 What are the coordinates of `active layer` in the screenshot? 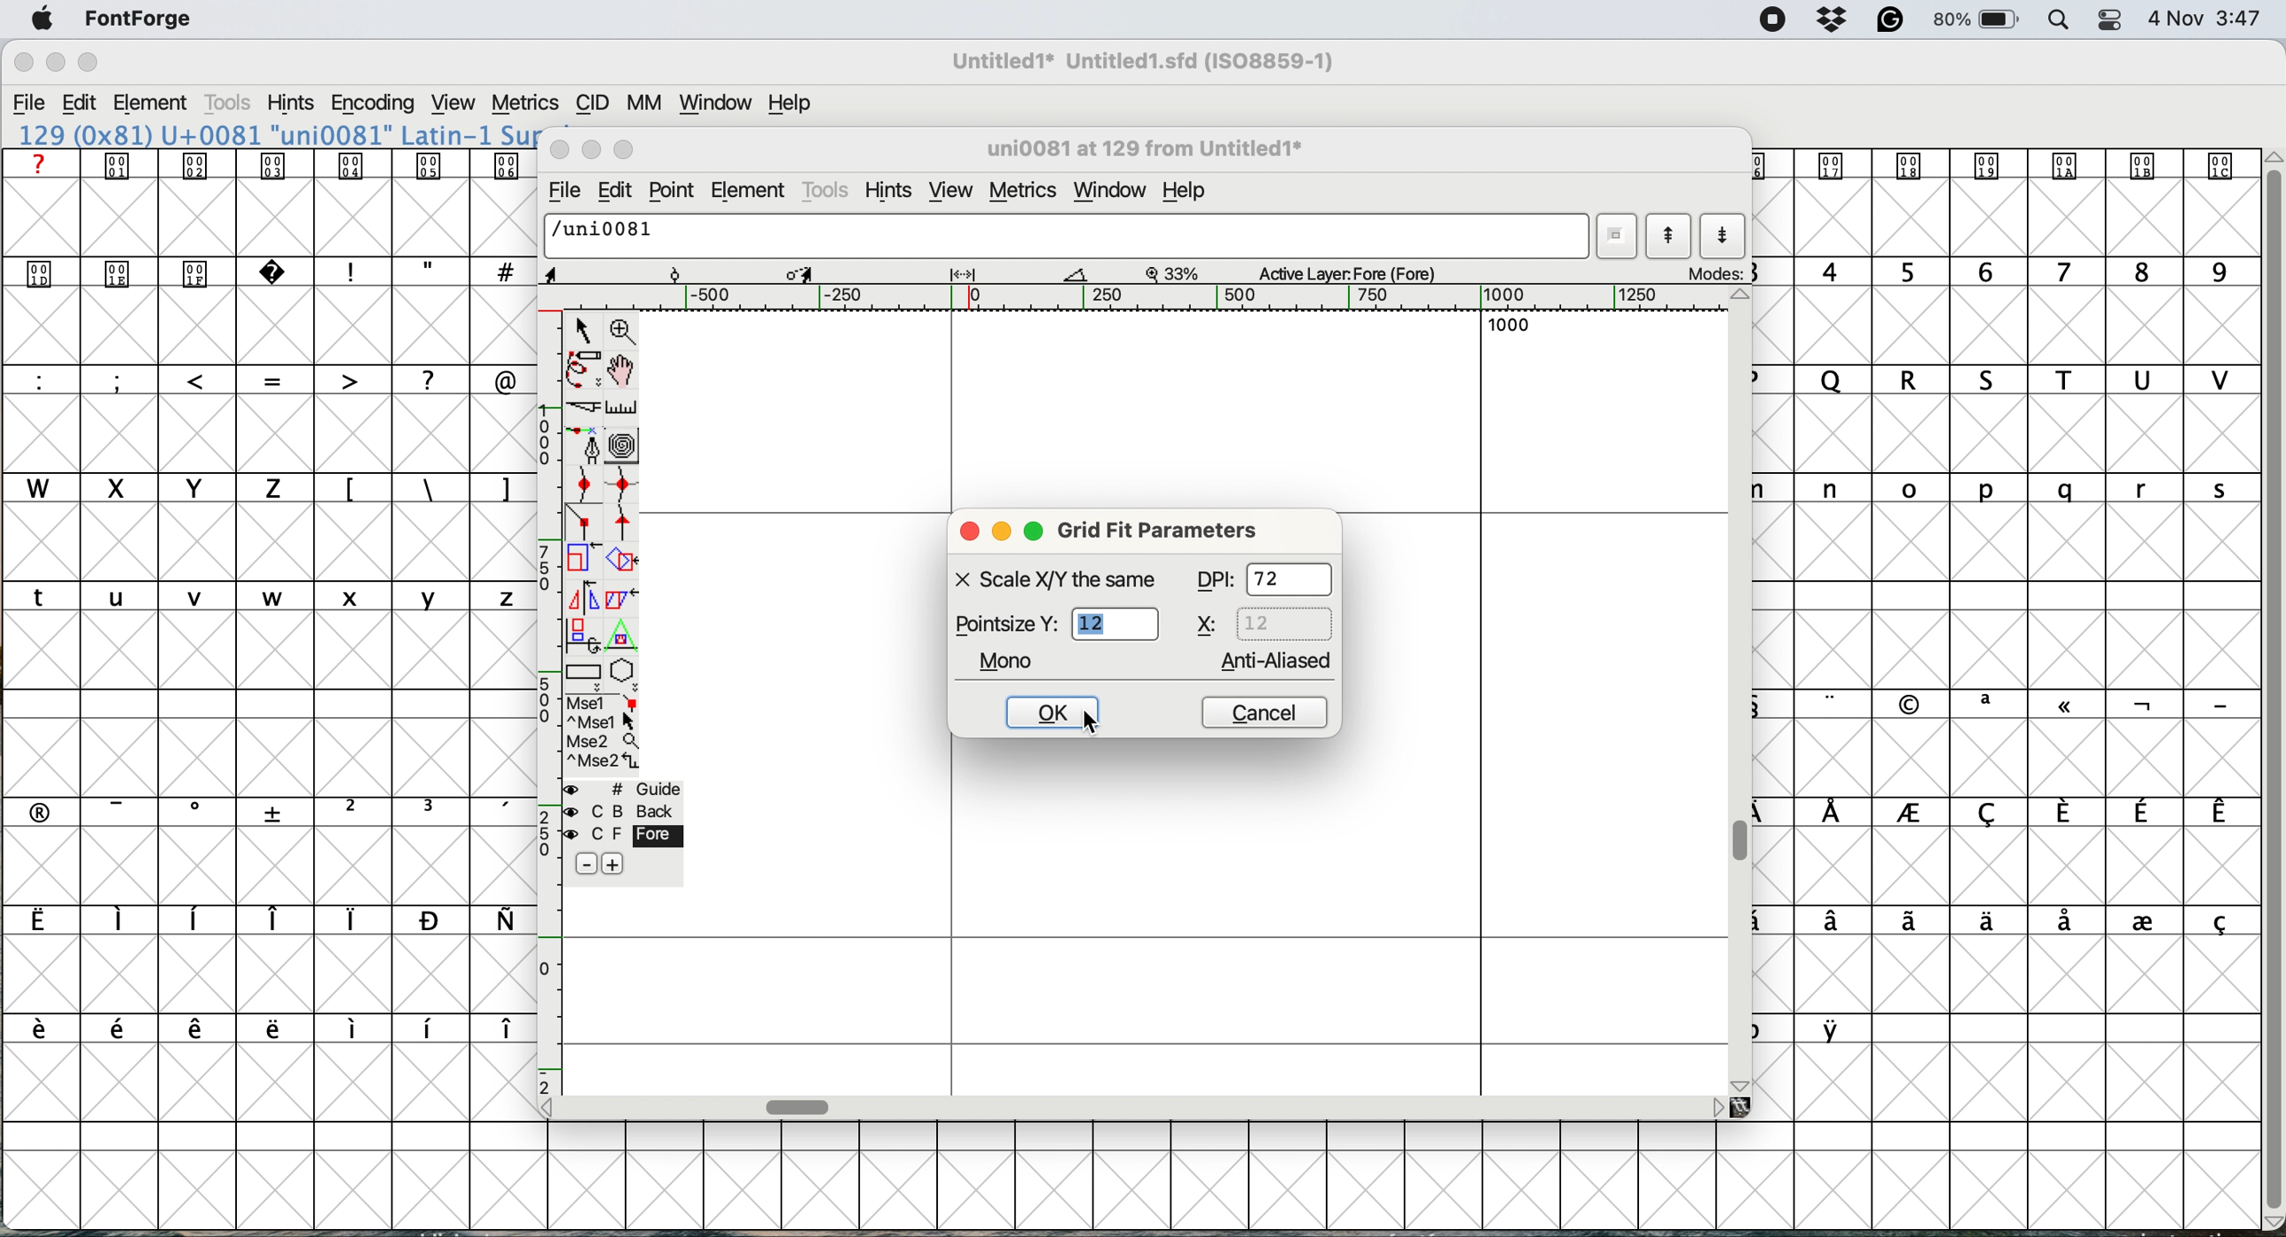 It's located at (1350, 274).